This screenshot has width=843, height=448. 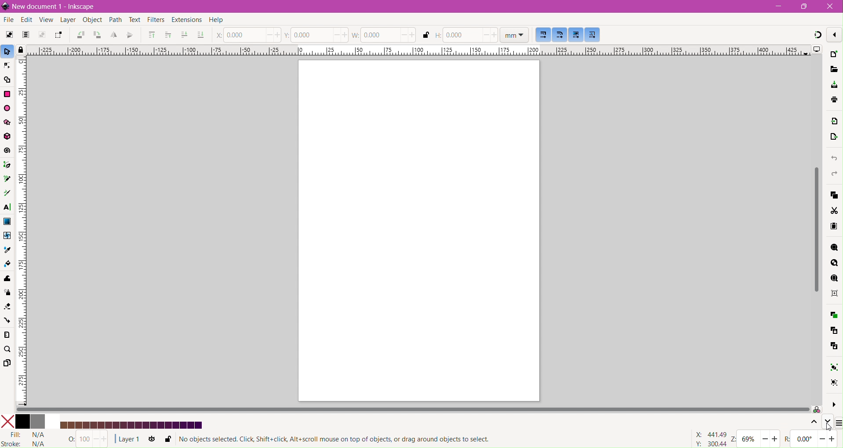 I want to click on Color managed mode, so click(x=817, y=410).